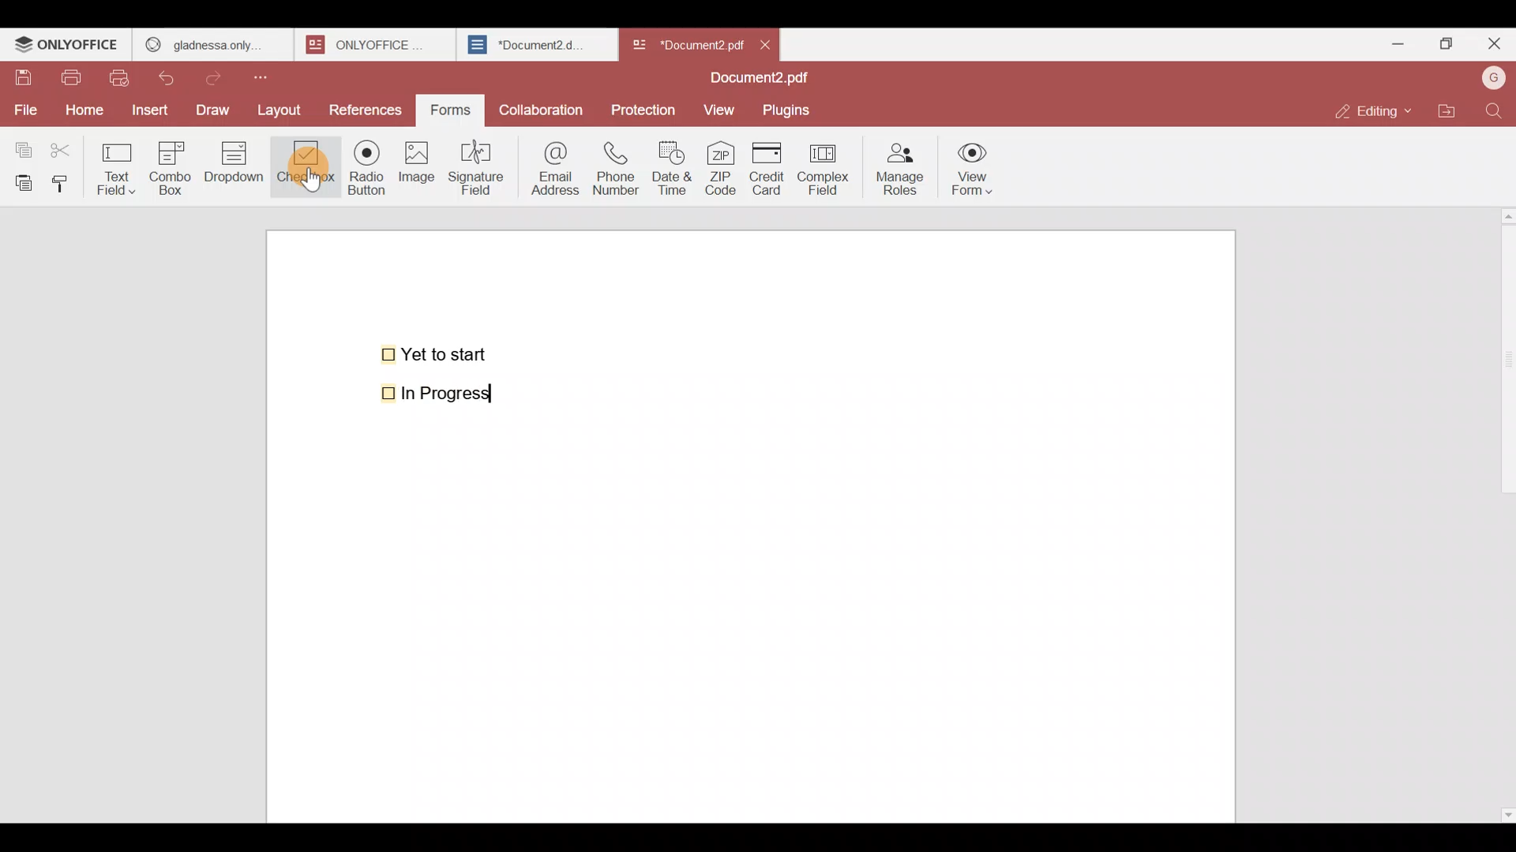 Image resolution: width=1516 pixels, height=852 pixels. I want to click on Account name, so click(1493, 77).